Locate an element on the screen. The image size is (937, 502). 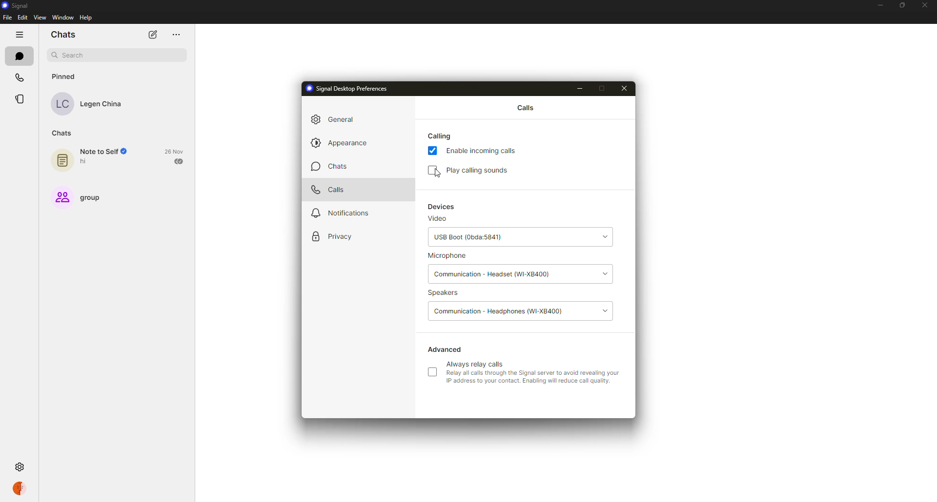
signal is located at coordinates (18, 6).